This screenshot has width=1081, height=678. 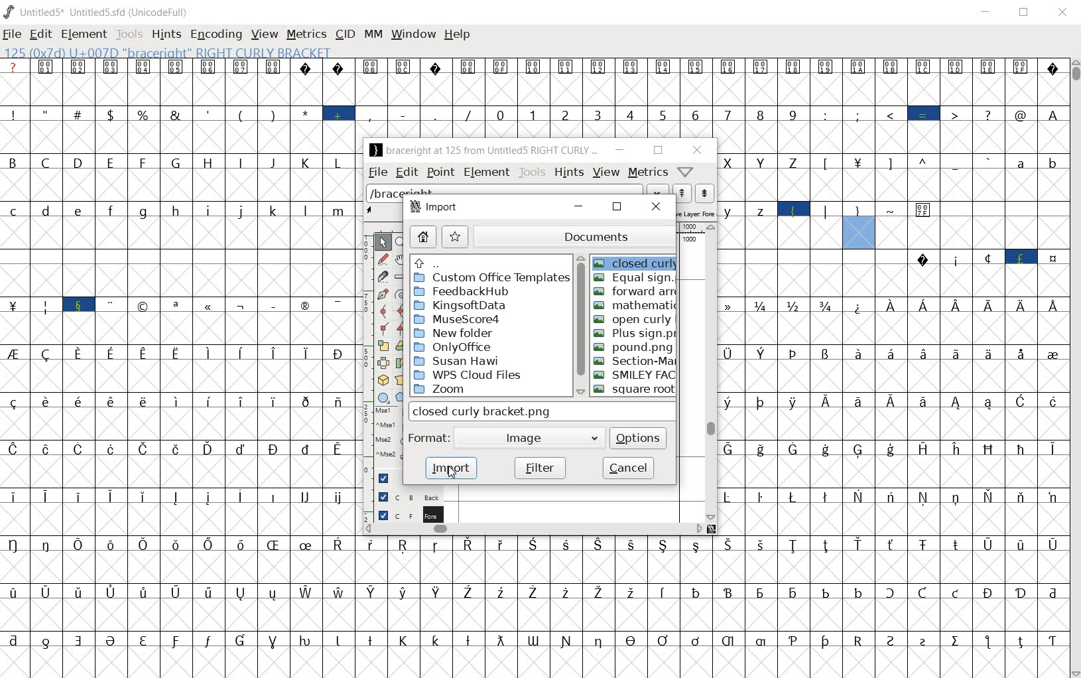 What do you see at coordinates (401, 397) in the screenshot?
I see `polygon or star` at bounding box center [401, 397].